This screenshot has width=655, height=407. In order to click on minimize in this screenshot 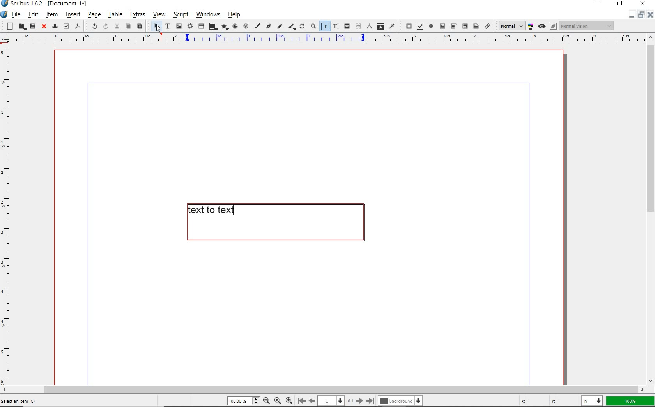, I will do `click(599, 4)`.